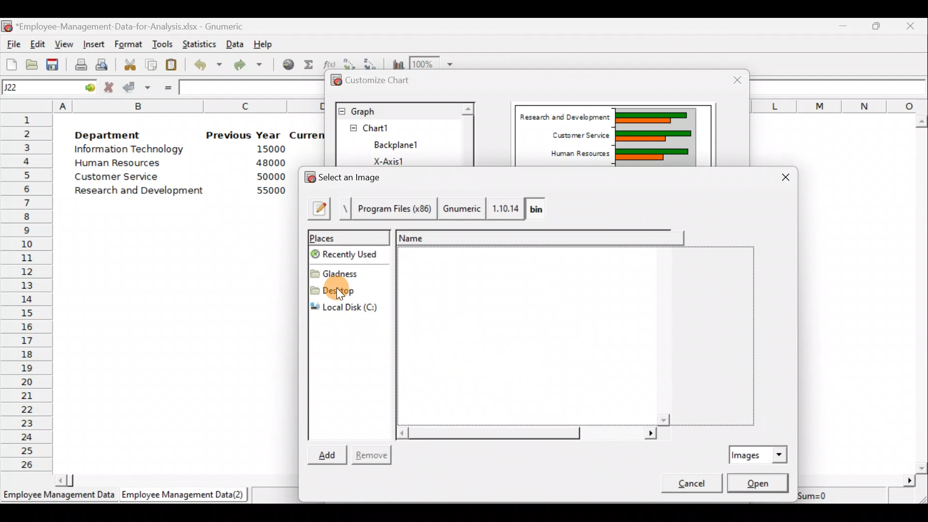 The height and width of the screenshot is (522, 928). Describe the element at coordinates (759, 453) in the screenshot. I see `Images` at that location.